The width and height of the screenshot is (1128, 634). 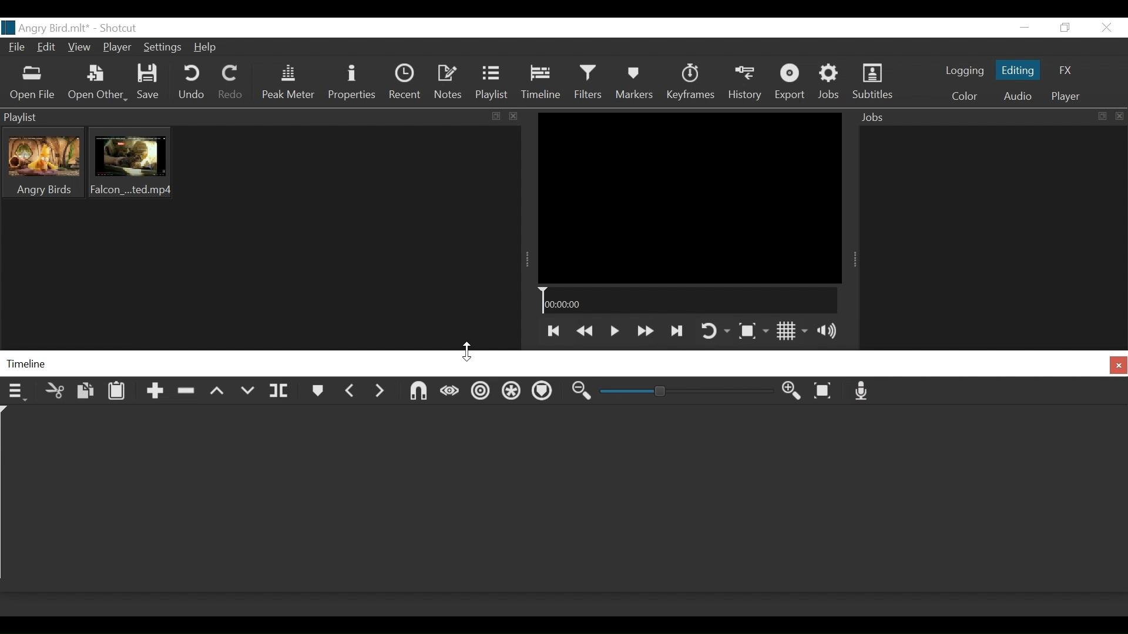 I want to click on Play backward quickly, so click(x=584, y=330).